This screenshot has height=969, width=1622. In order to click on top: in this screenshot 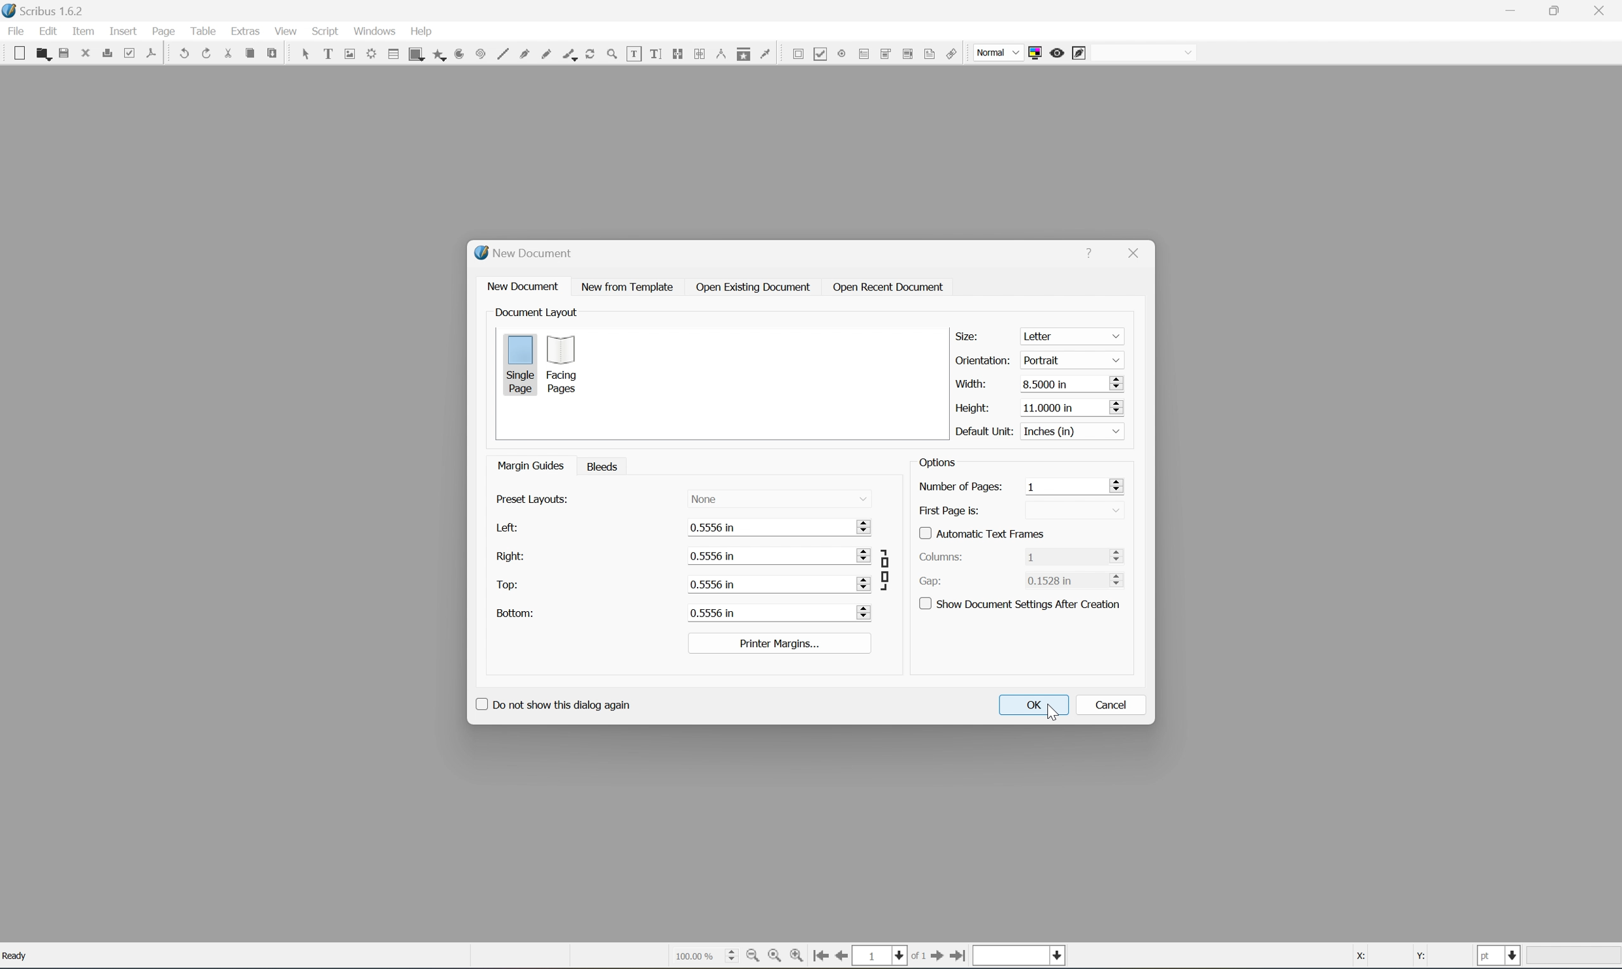, I will do `click(508, 586)`.